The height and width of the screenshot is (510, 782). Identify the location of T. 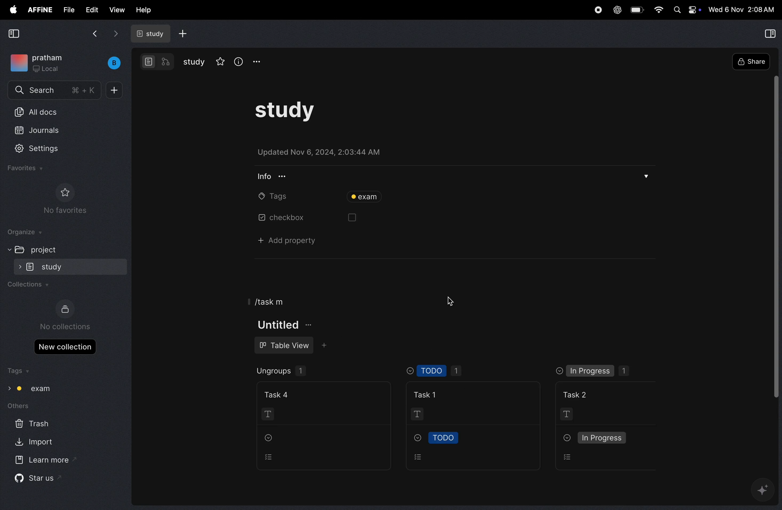
(567, 415).